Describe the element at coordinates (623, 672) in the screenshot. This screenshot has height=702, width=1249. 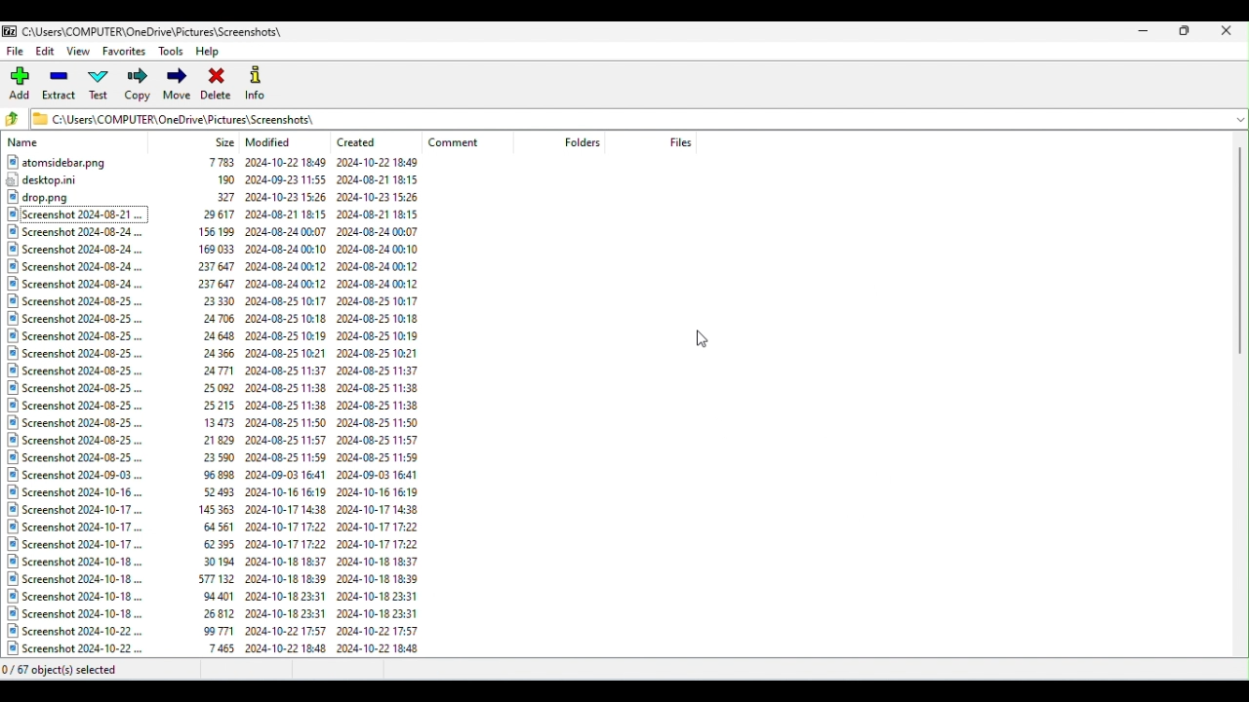
I see `Status bar` at that location.